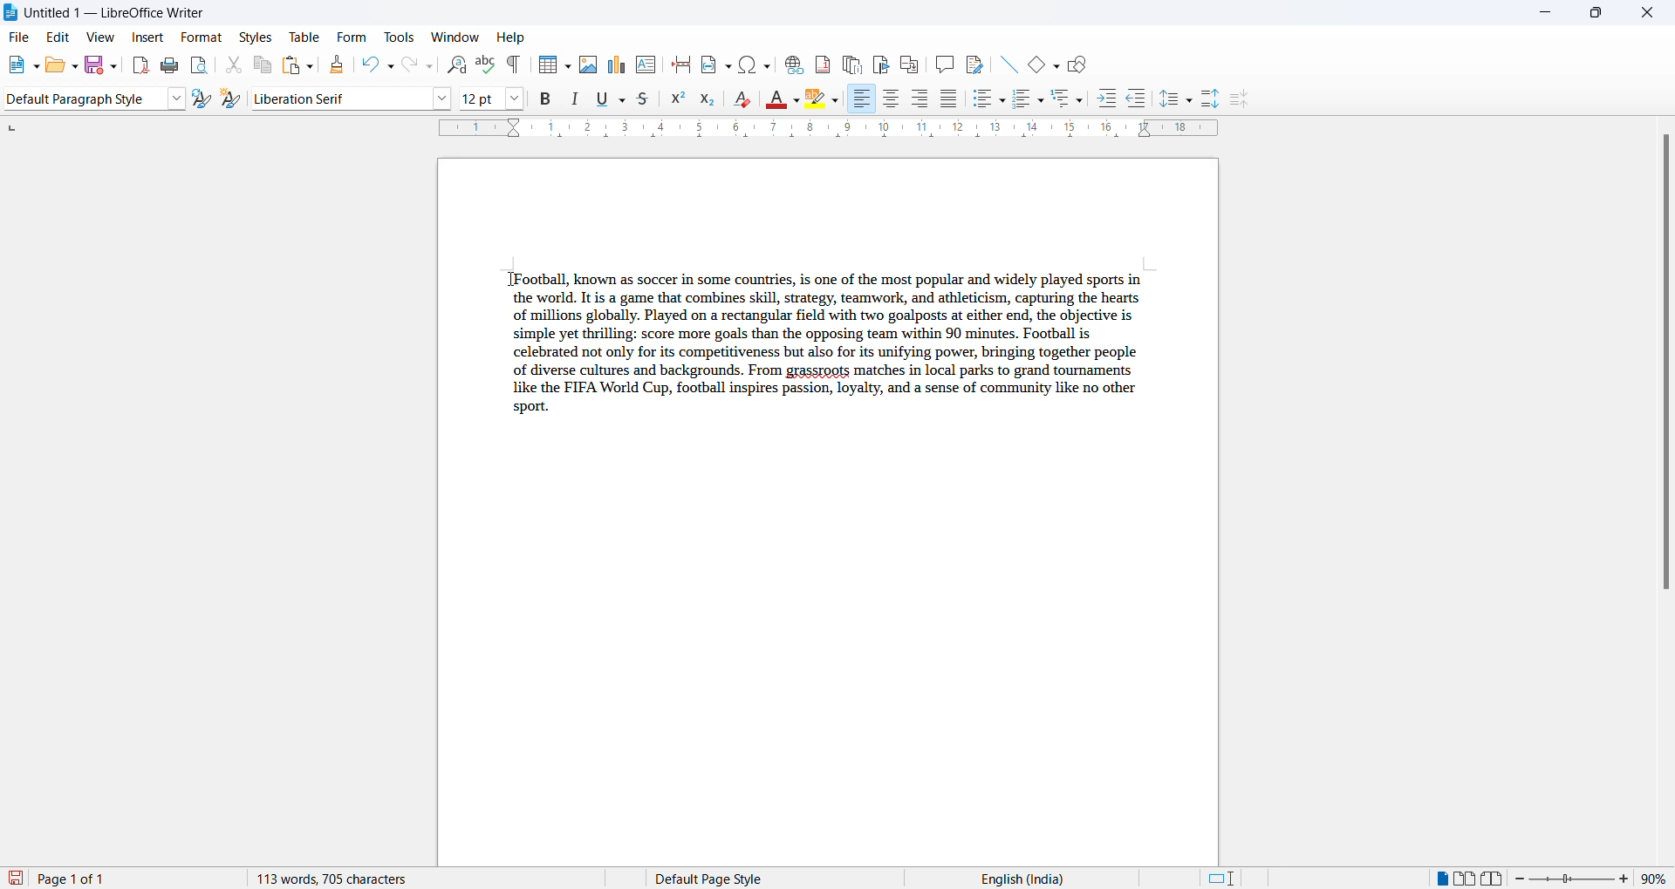  I want to click on insert, so click(148, 39).